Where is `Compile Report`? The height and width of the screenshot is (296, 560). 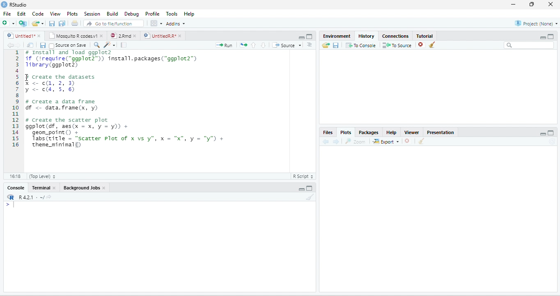
Compile Report is located at coordinates (124, 45).